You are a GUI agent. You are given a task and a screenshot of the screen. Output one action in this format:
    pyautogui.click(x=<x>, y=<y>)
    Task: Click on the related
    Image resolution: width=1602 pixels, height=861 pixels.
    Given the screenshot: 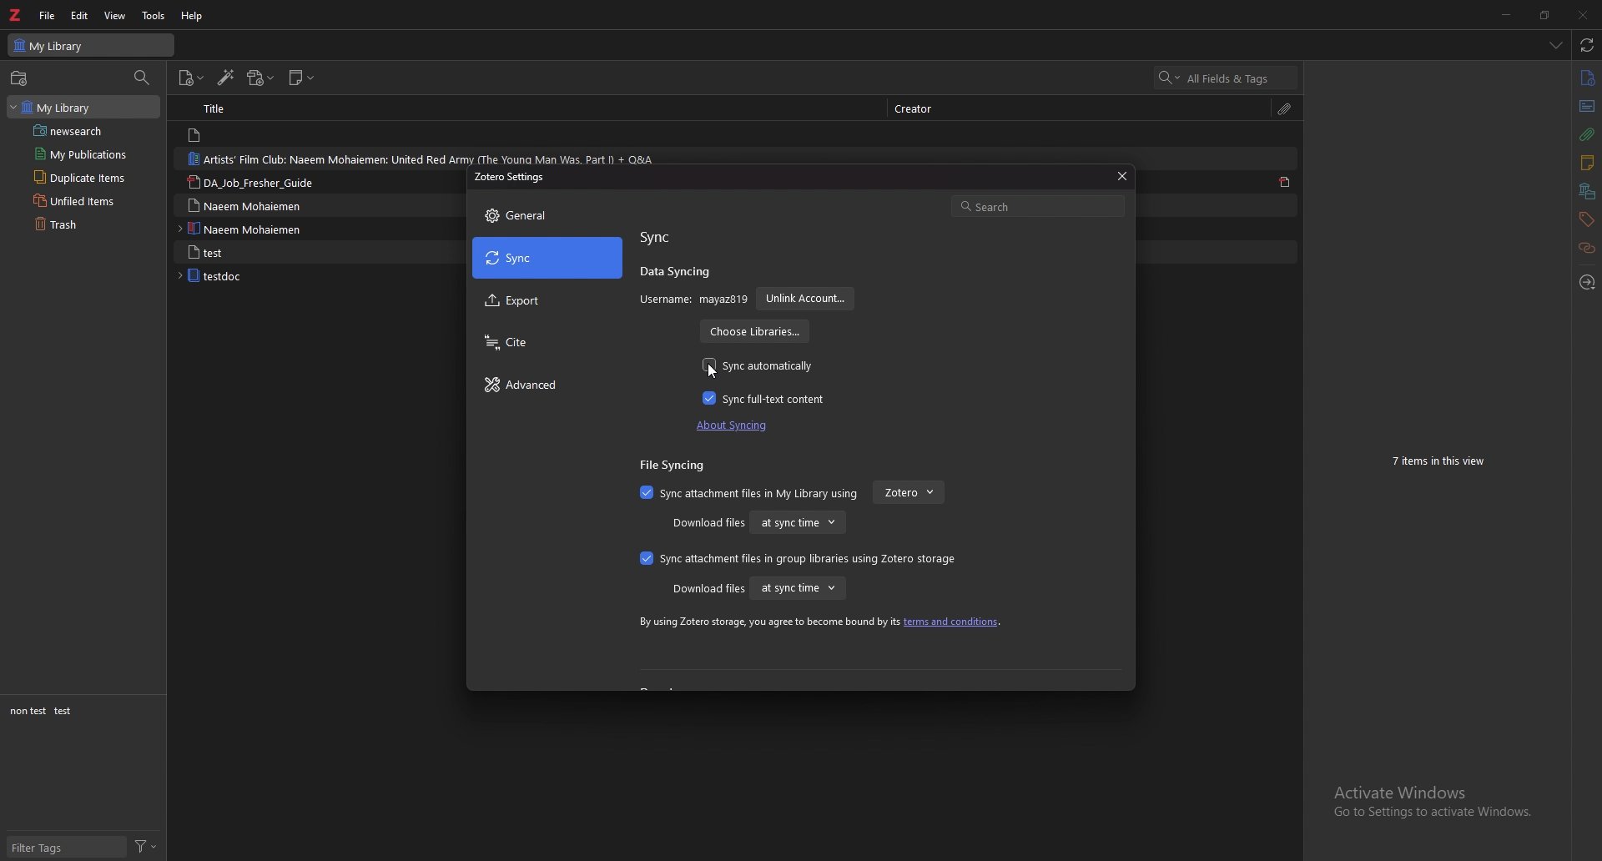 What is the action you would take?
    pyautogui.click(x=1588, y=247)
    